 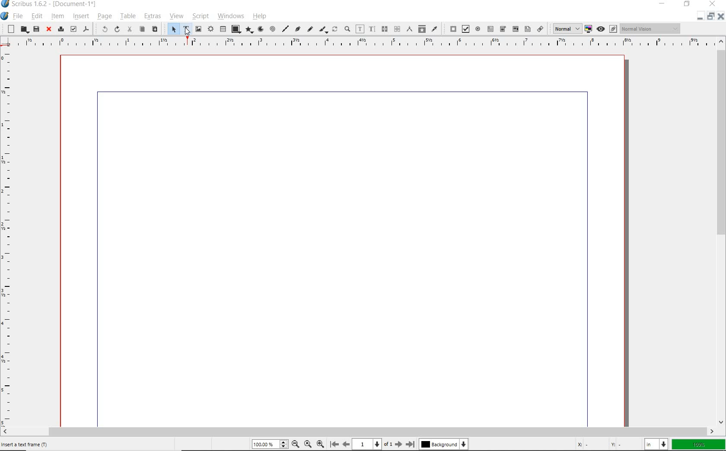 I want to click on Close, so click(x=720, y=16).